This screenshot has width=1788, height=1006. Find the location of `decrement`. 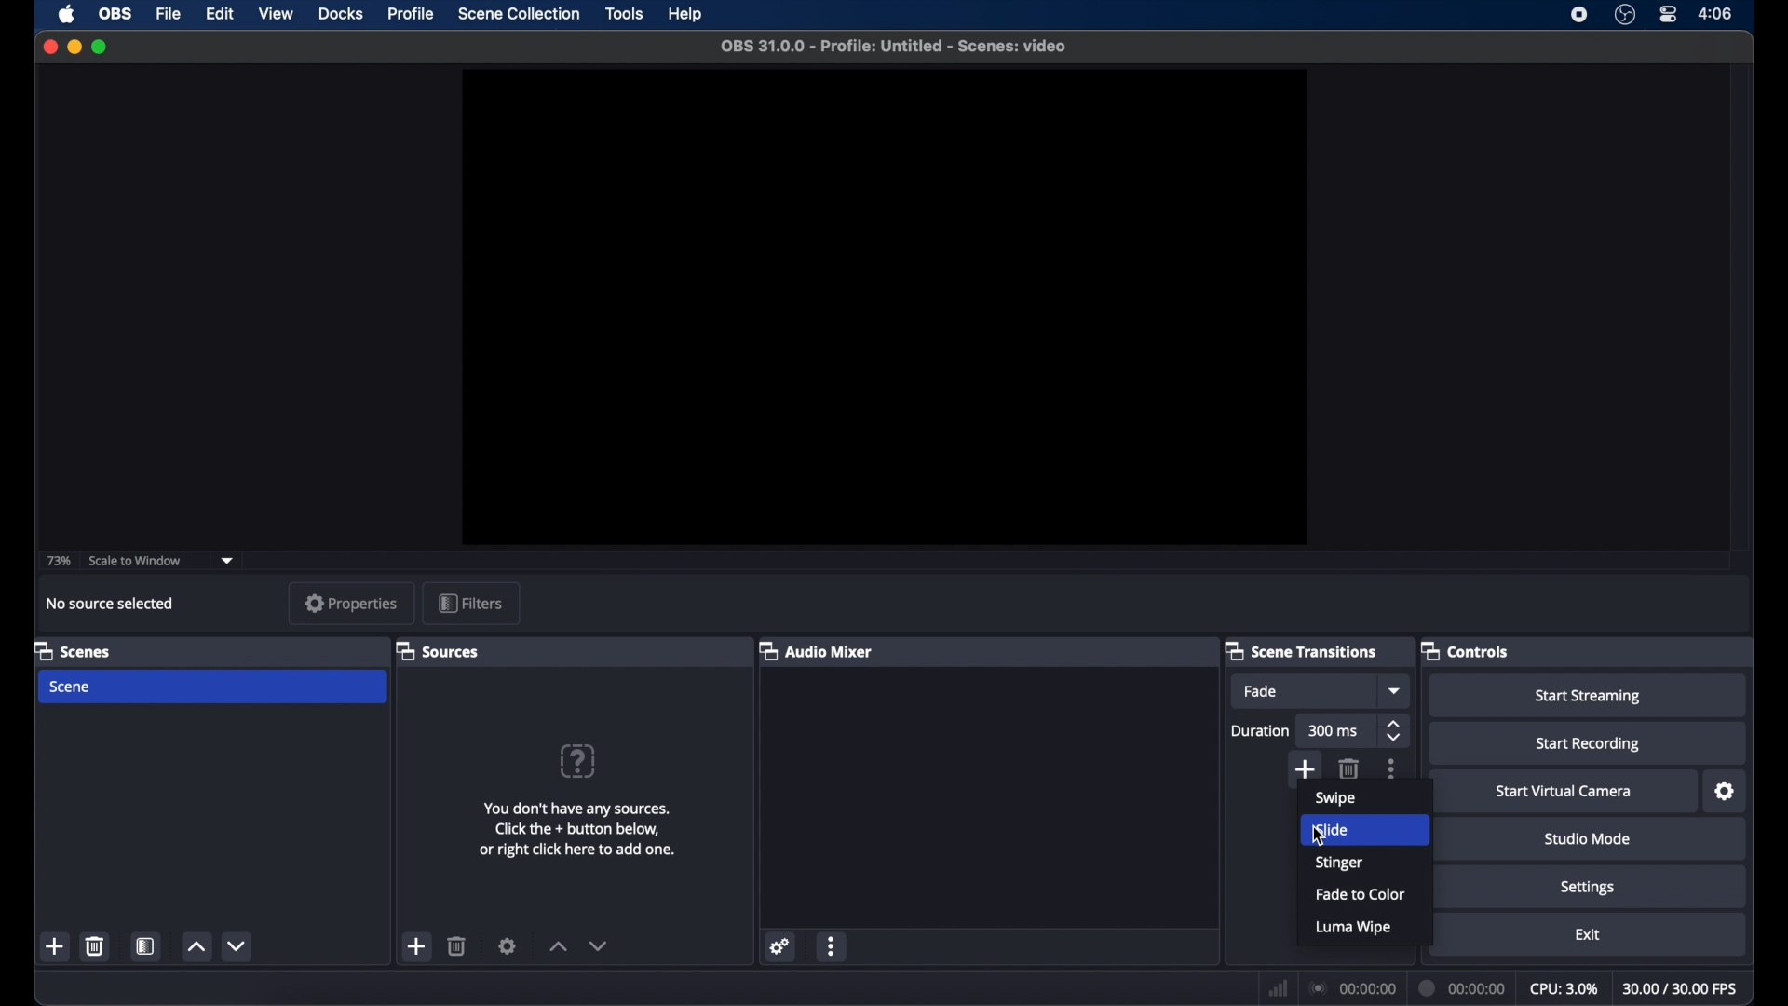

decrement is located at coordinates (600, 945).